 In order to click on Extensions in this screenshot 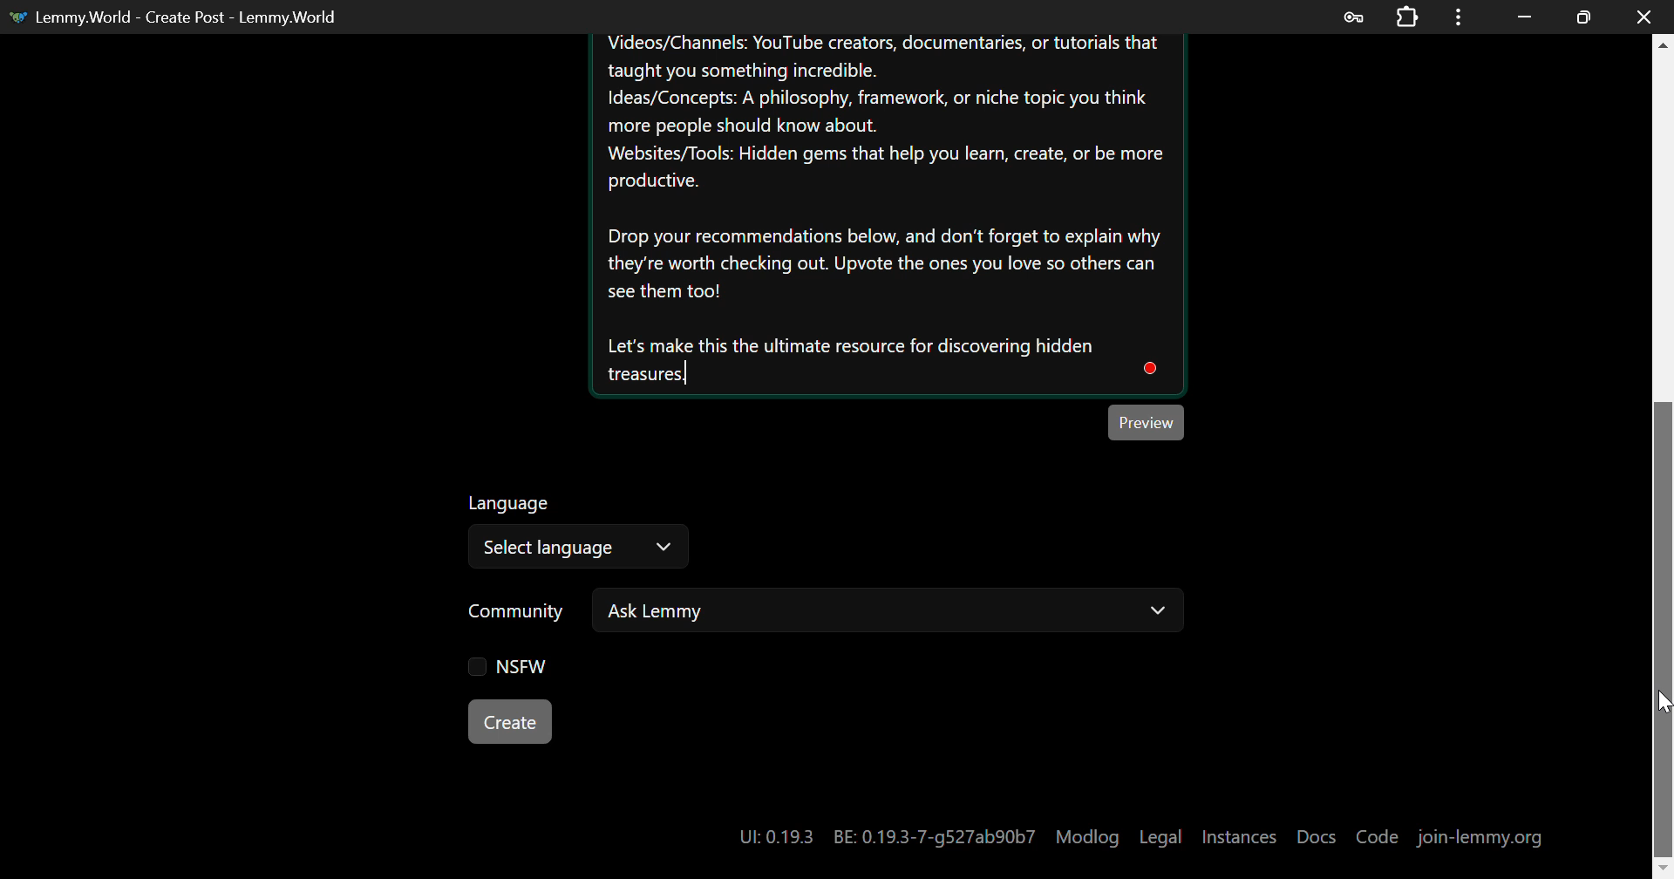, I will do `click(1407, 15)`.